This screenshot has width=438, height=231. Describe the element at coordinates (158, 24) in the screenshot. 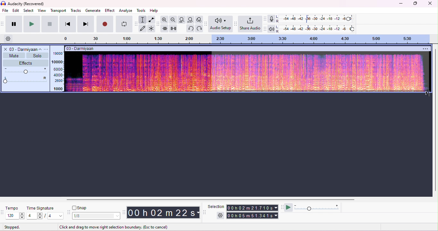

I see `edit tool bar` at that location.